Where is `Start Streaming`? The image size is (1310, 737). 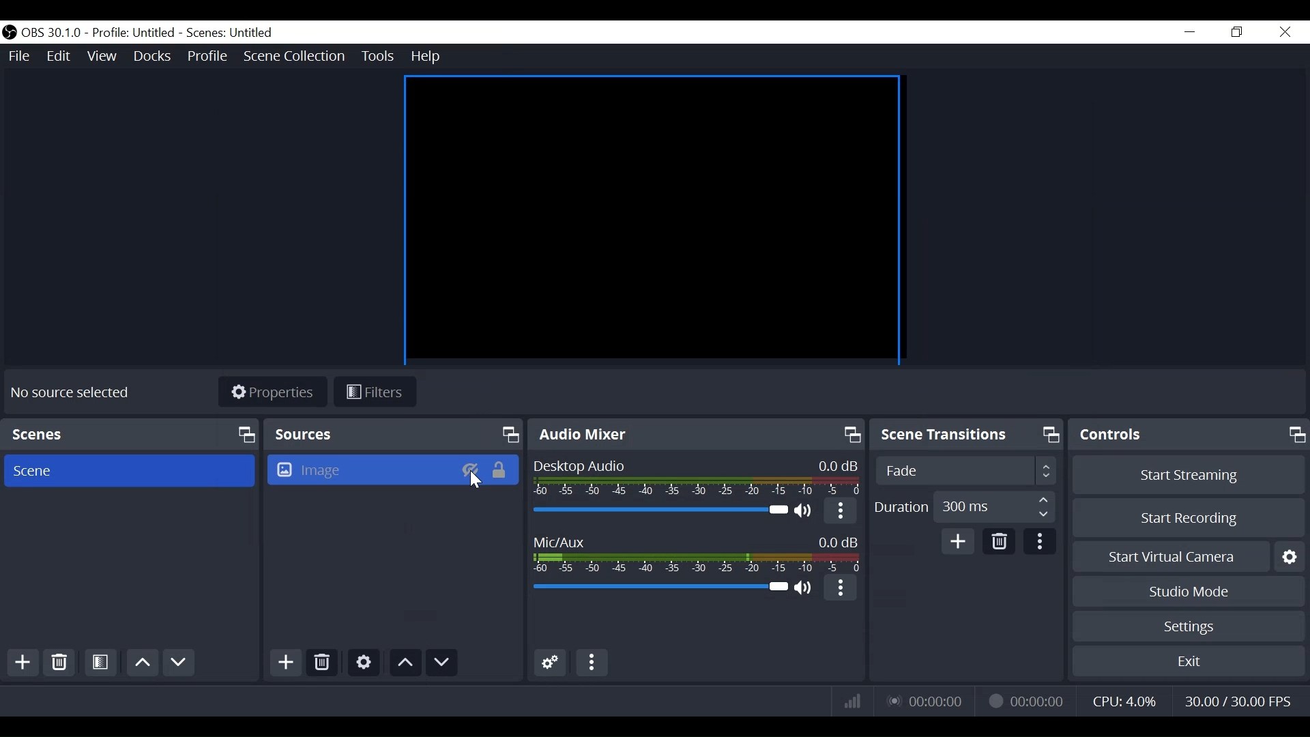 Start Streaming is located at coordinates (1189, 475).